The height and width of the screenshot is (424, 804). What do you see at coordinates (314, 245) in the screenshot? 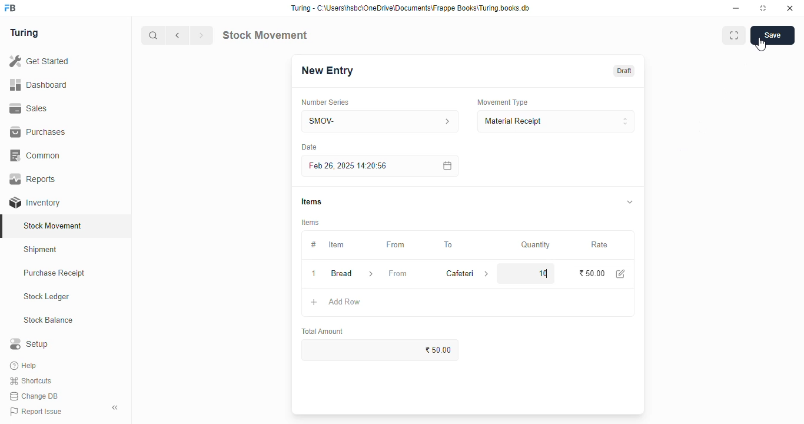
I see `#` at bounding box center [314, 245].